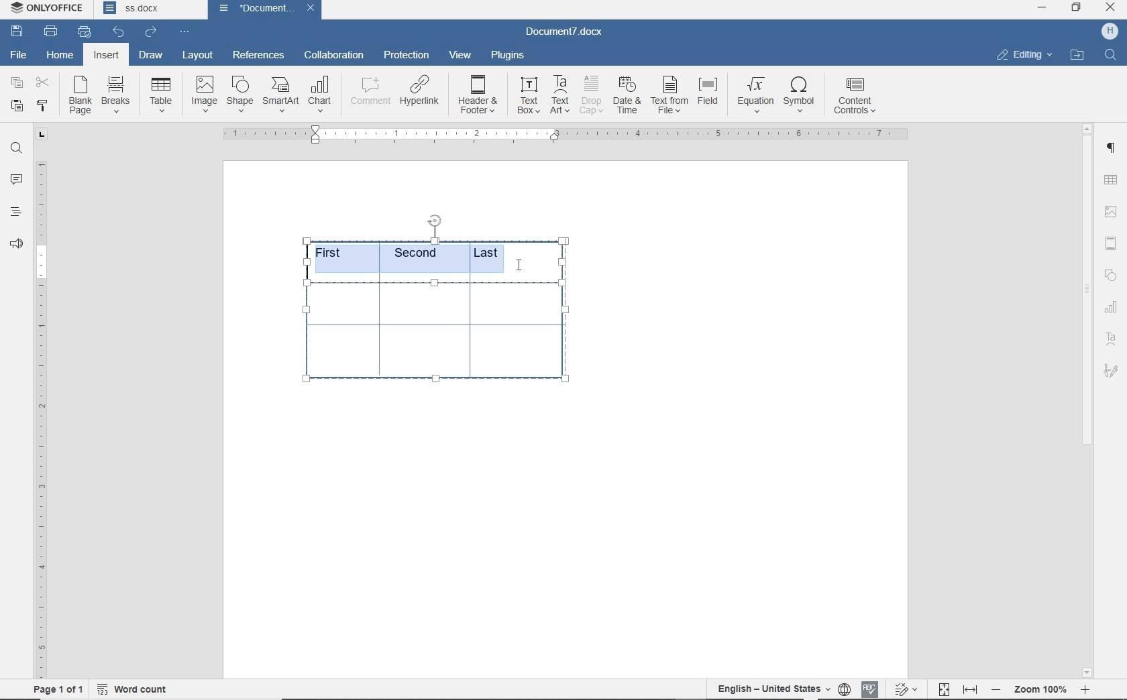 The width and height of the screenshot is (1127, 700). Describe the element at coordinates (252, 8) in the screenshot. I see `document` at that location.